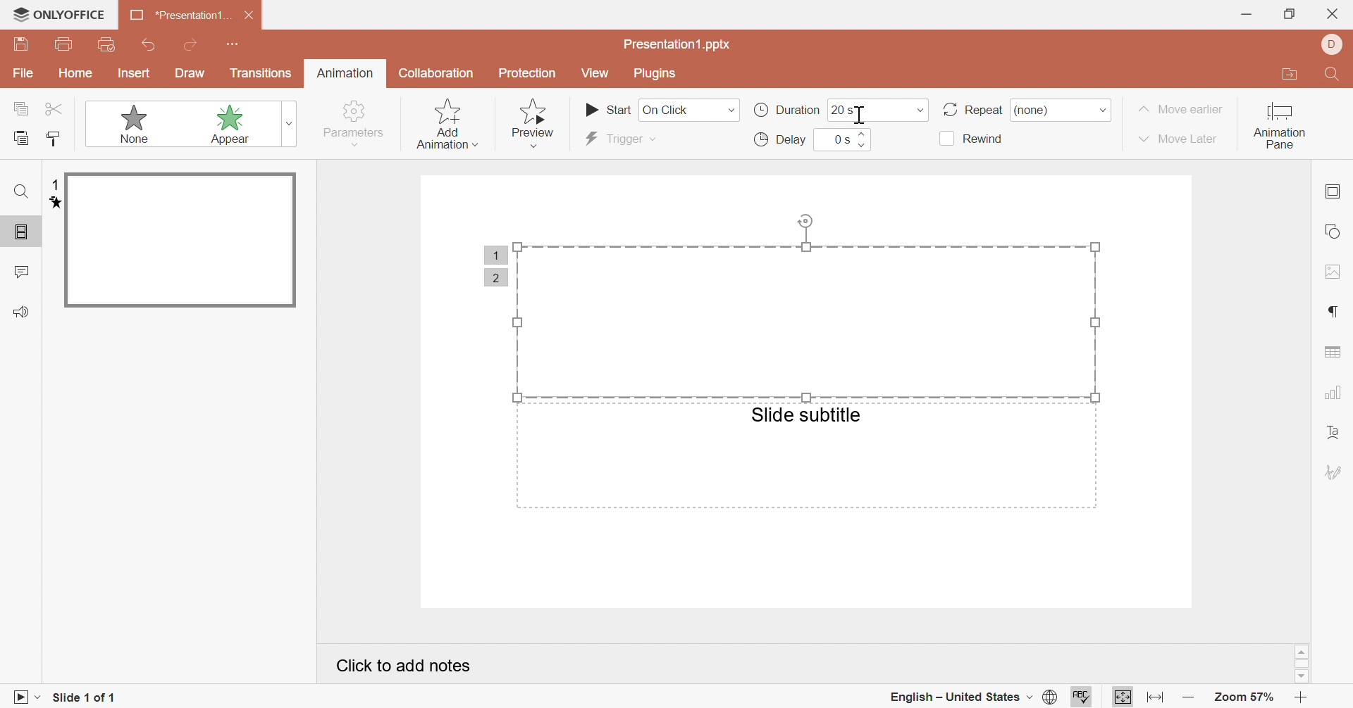 Image resolution: width=1353 pixels, height=708 pixels. I want to click on 0s, so click(840, 139).